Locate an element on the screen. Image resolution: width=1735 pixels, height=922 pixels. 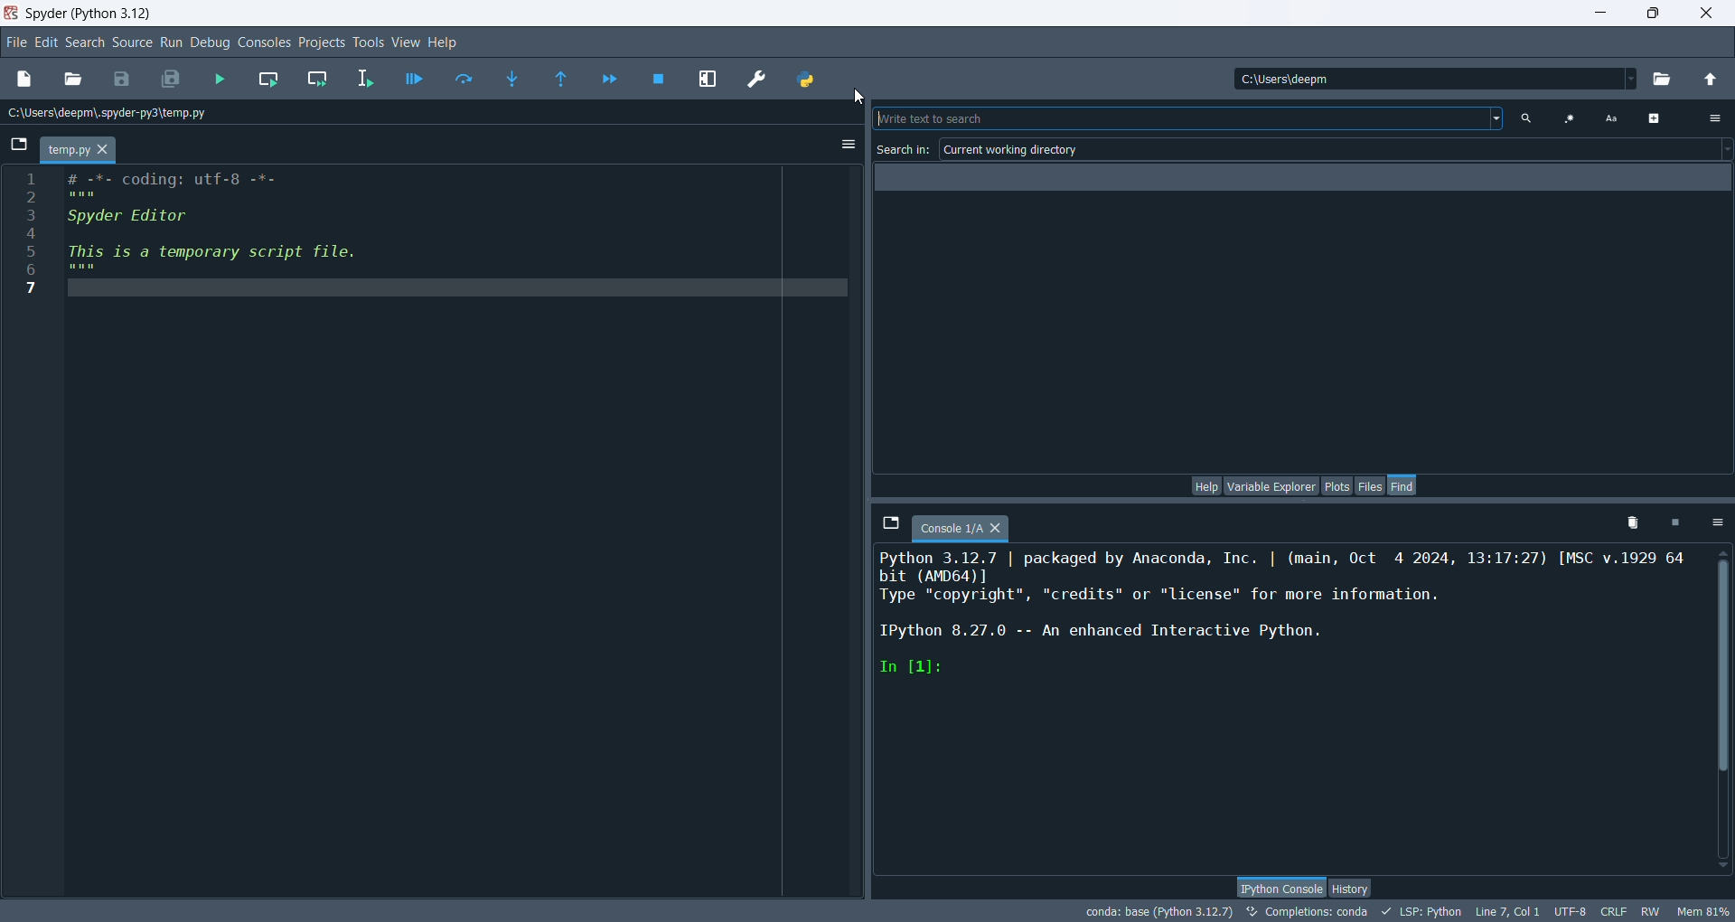
search in is located at coordinates (904, 149).